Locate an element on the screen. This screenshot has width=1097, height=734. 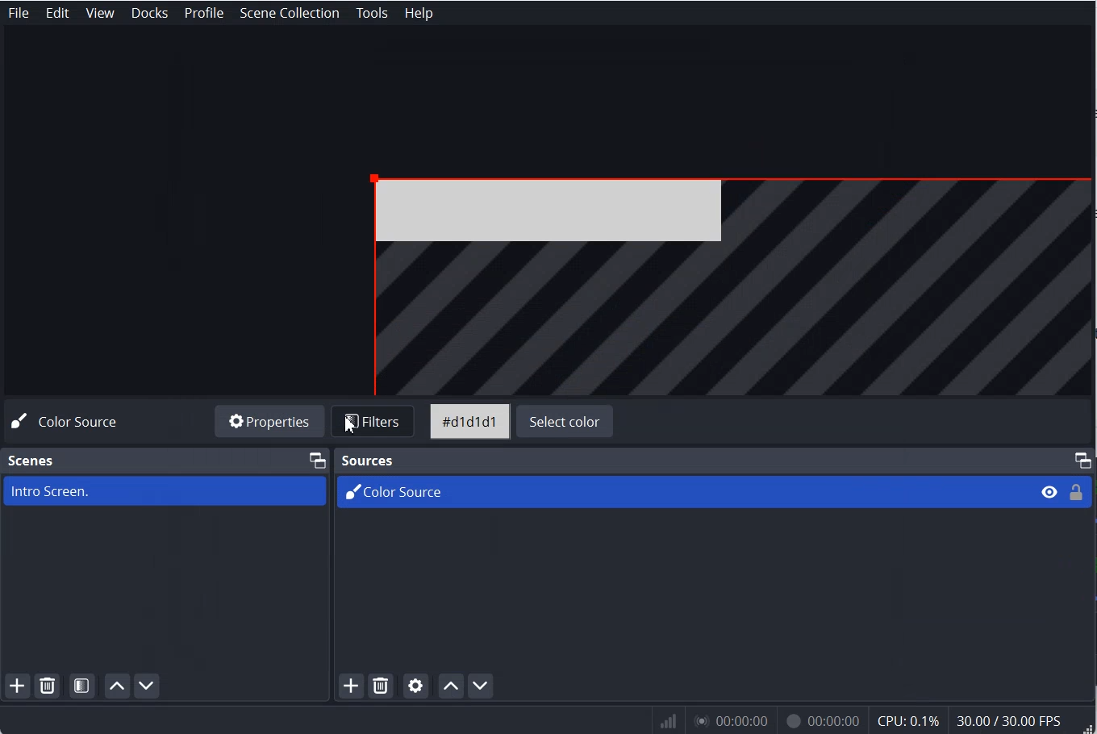
Color Code is located at coordinates (469, 423).